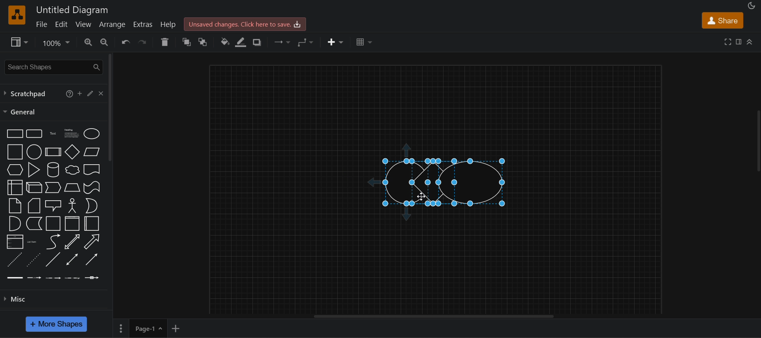  I want to click on list, so click(14, 242).